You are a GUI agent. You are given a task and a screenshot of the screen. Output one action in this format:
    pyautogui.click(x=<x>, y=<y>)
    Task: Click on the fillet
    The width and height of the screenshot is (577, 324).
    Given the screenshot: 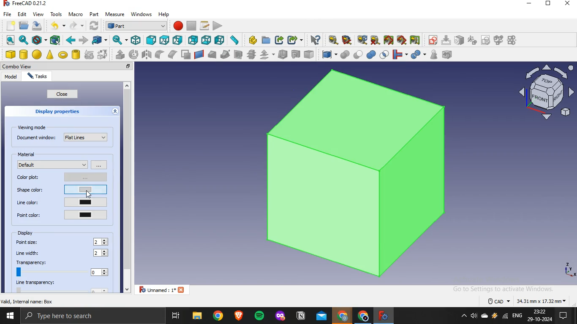 What is the action you would take?
    pyautogui.click(x=160, y=54)
    